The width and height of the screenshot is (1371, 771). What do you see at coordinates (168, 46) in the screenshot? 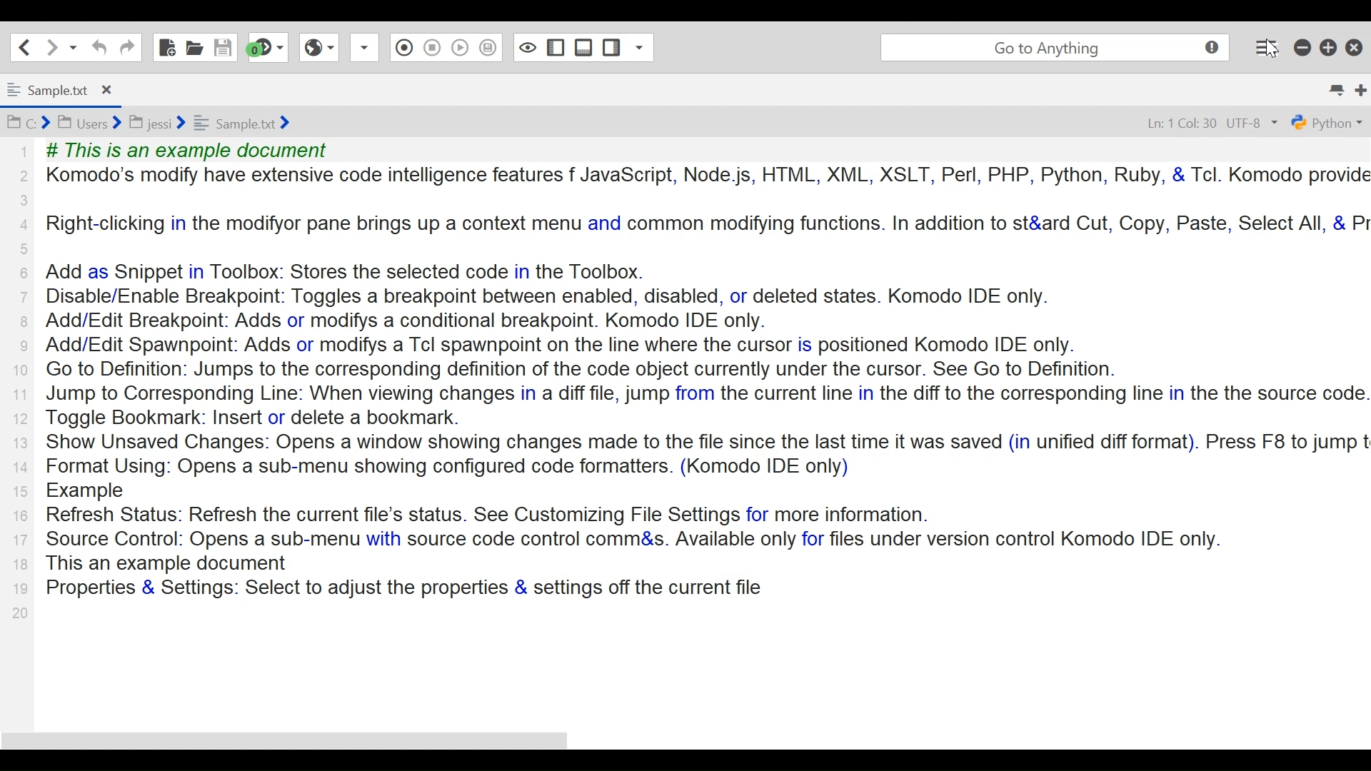
I see `New File` at bounding box center [168, 46].